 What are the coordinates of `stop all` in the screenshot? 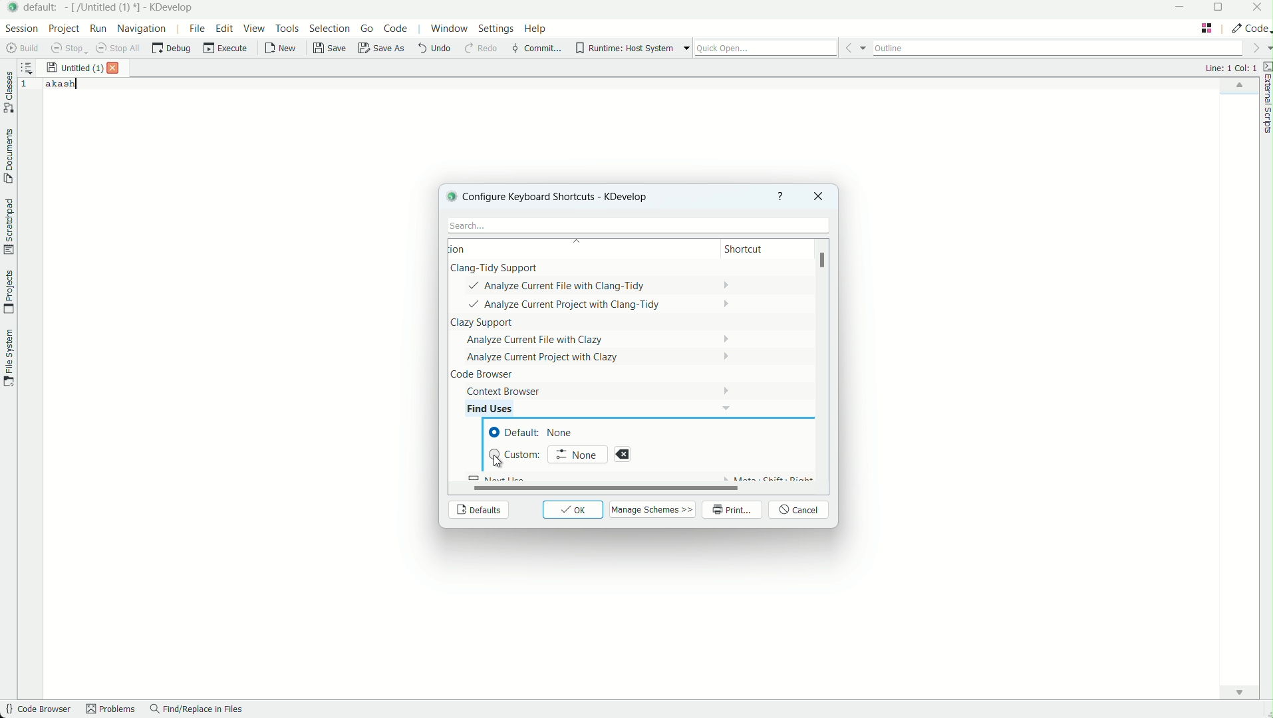 It's located at (120, 49).